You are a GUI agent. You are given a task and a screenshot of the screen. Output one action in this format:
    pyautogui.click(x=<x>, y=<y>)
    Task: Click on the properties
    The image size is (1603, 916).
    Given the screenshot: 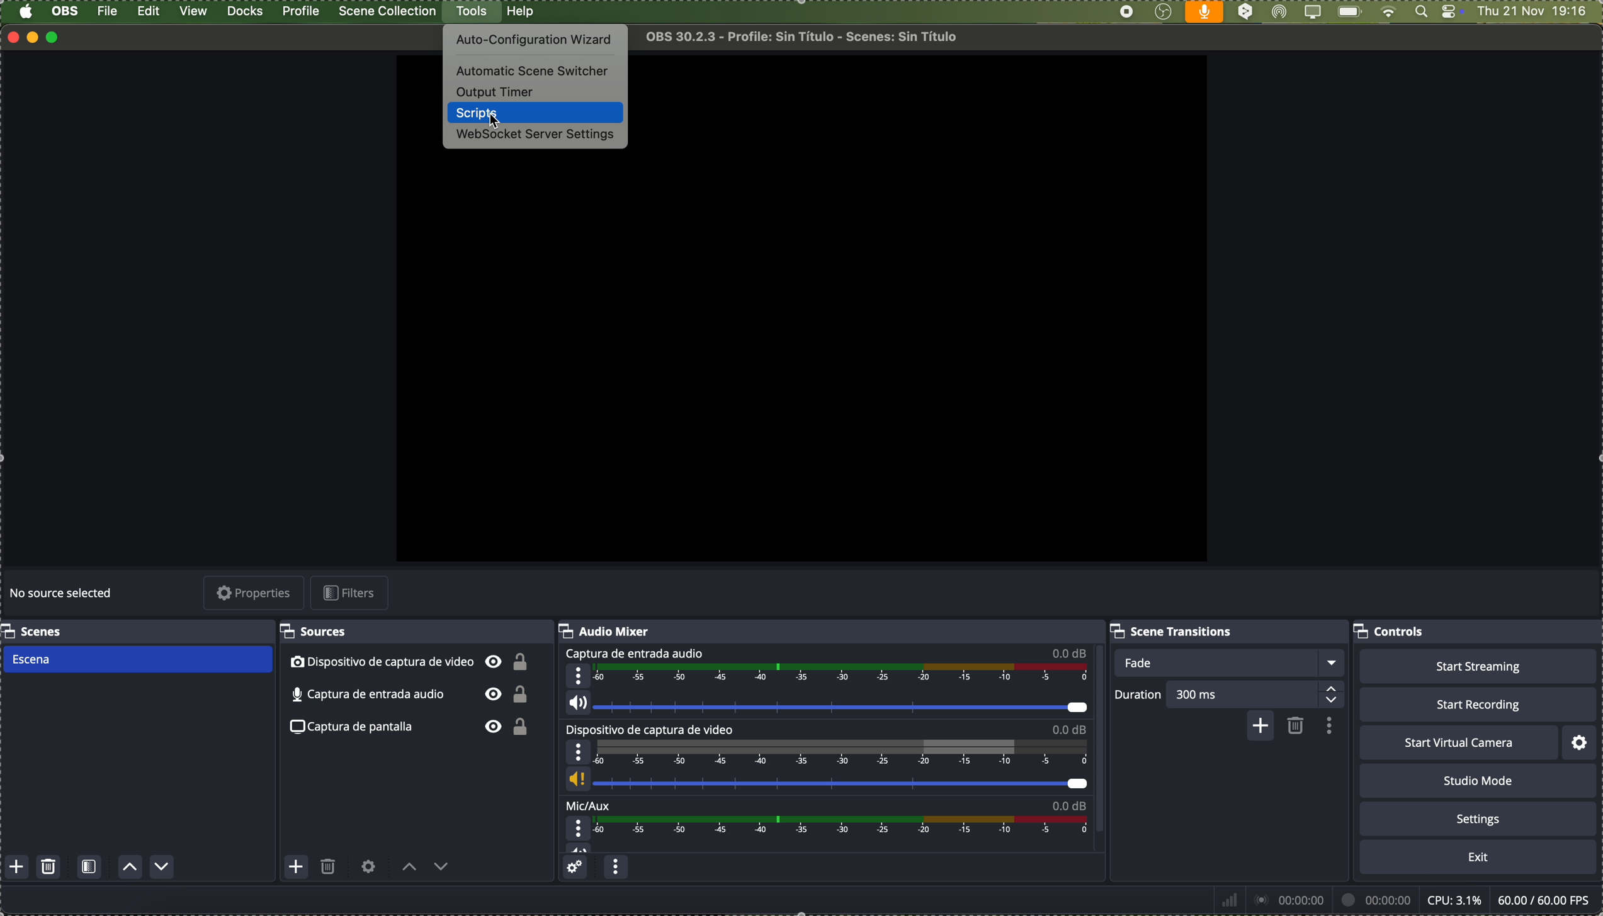 What is the action you would take?
    pyautogui.click(x=255, y=594)
    